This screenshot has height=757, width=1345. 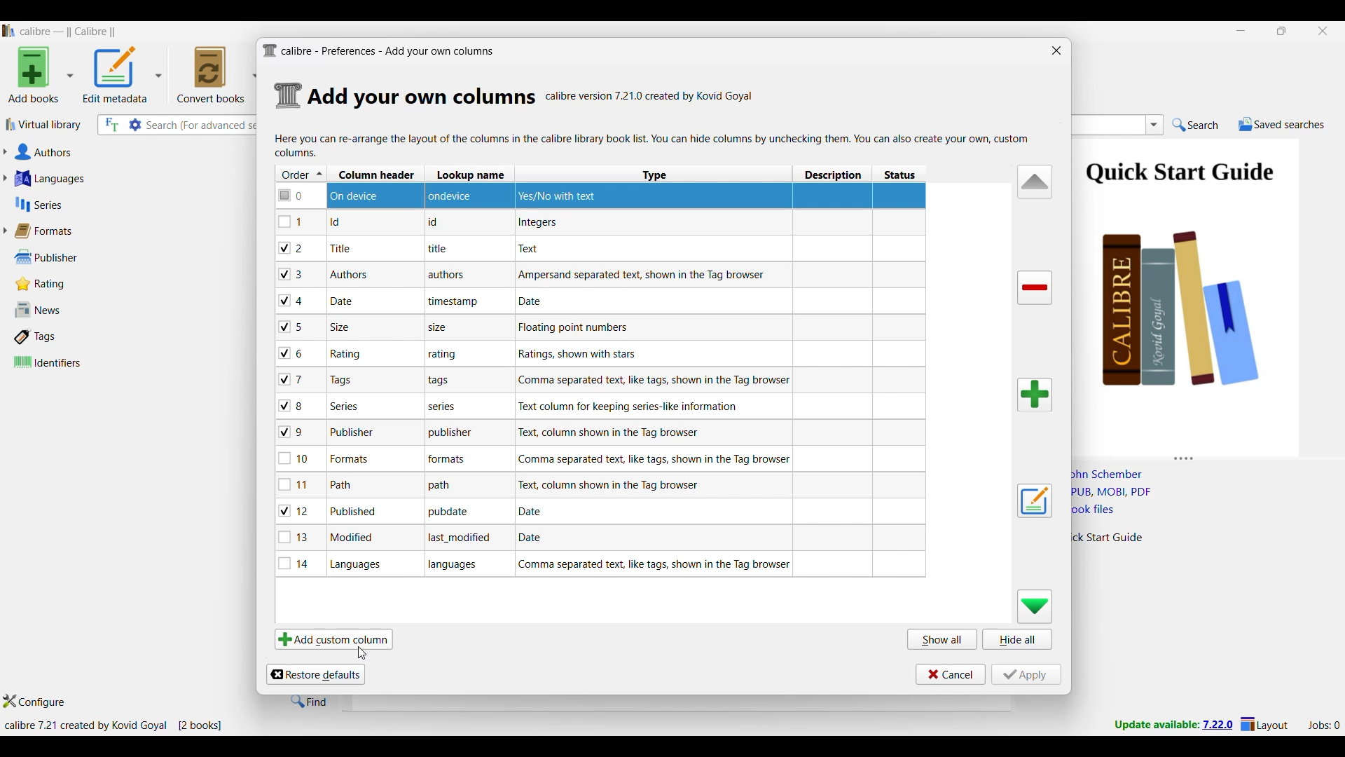 What do you see at coordinates (5, 192) in the screenshot?
I see `Click to expand respective section` at bounding box center [5, 192].